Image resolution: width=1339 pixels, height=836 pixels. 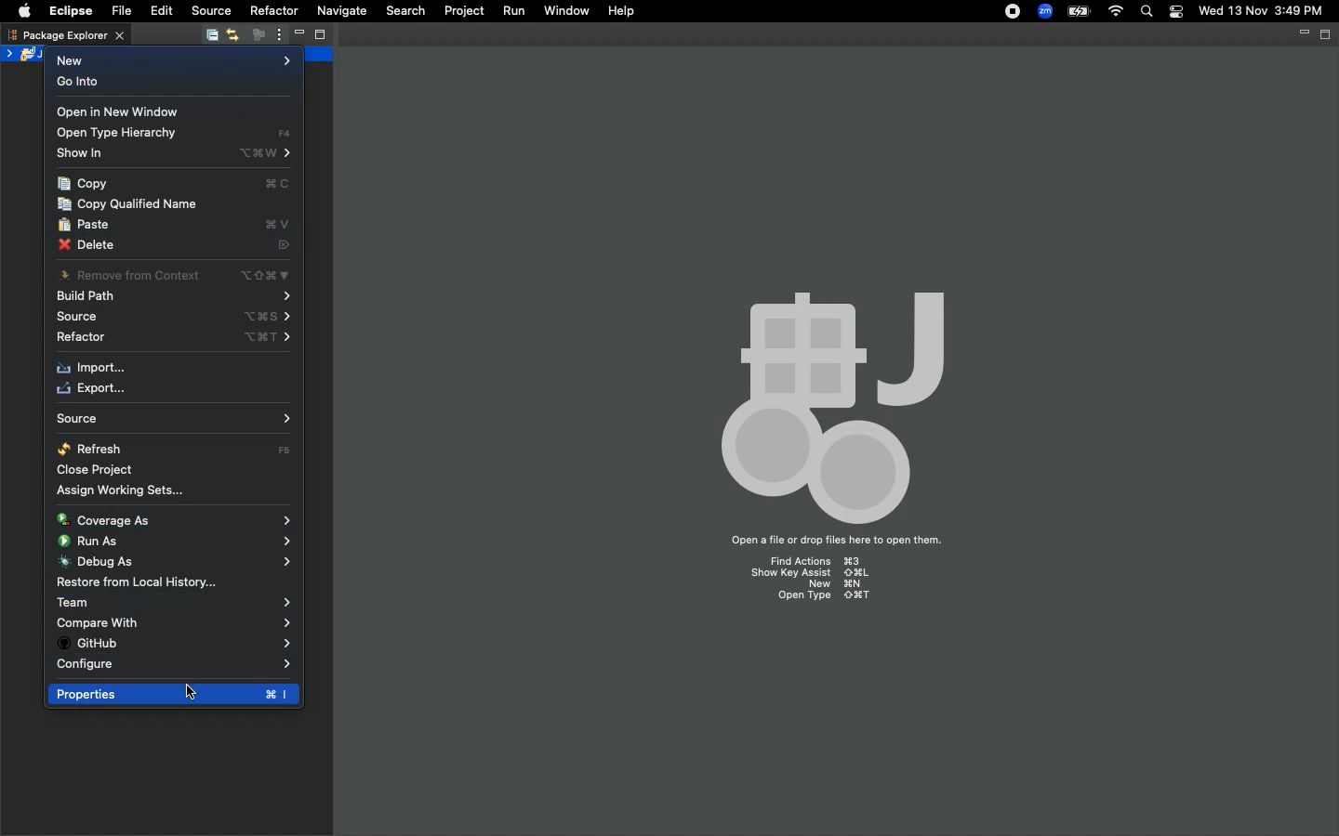 What do you see at coordinates (176, 665) in the screenshot?
I see `Configure` at bounding box center [176, 665].